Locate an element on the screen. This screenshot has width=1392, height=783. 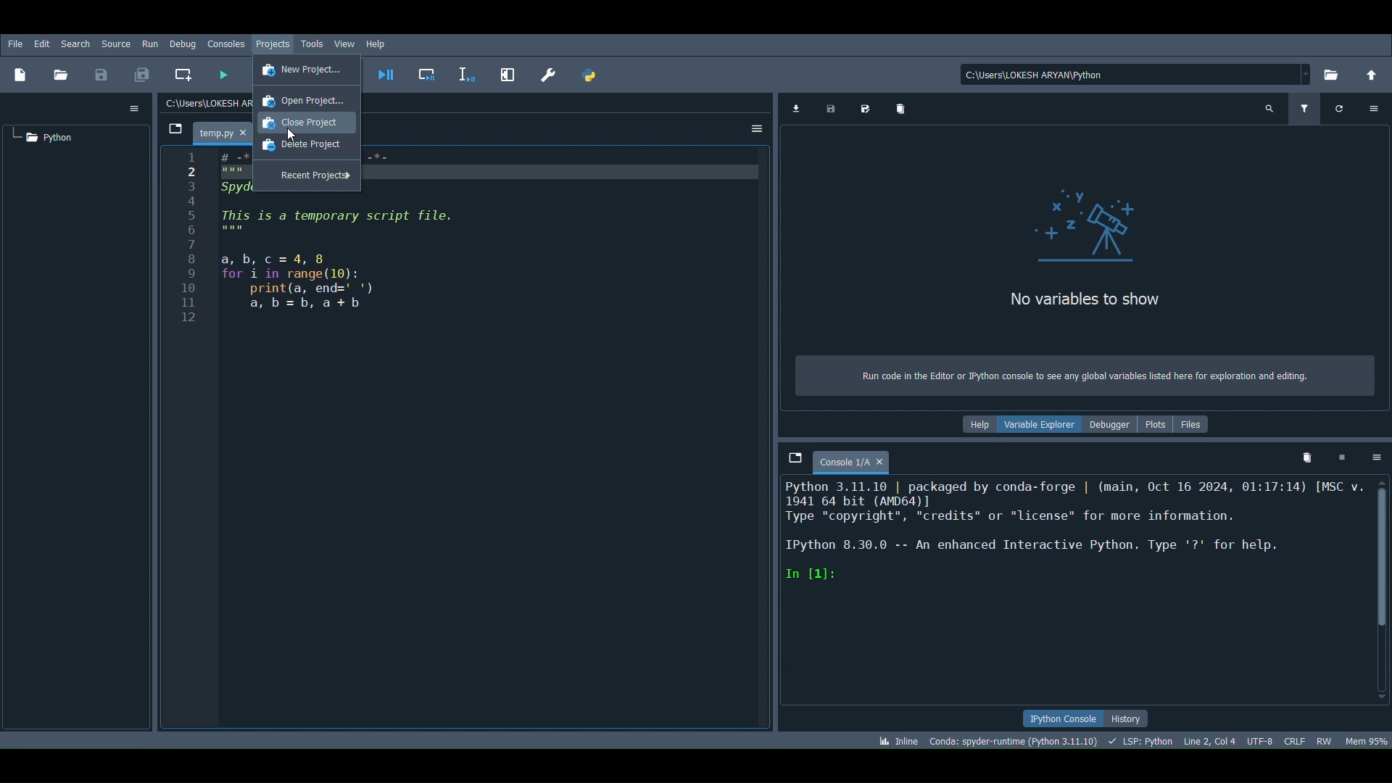
Options is located at coordinates (134, 107).